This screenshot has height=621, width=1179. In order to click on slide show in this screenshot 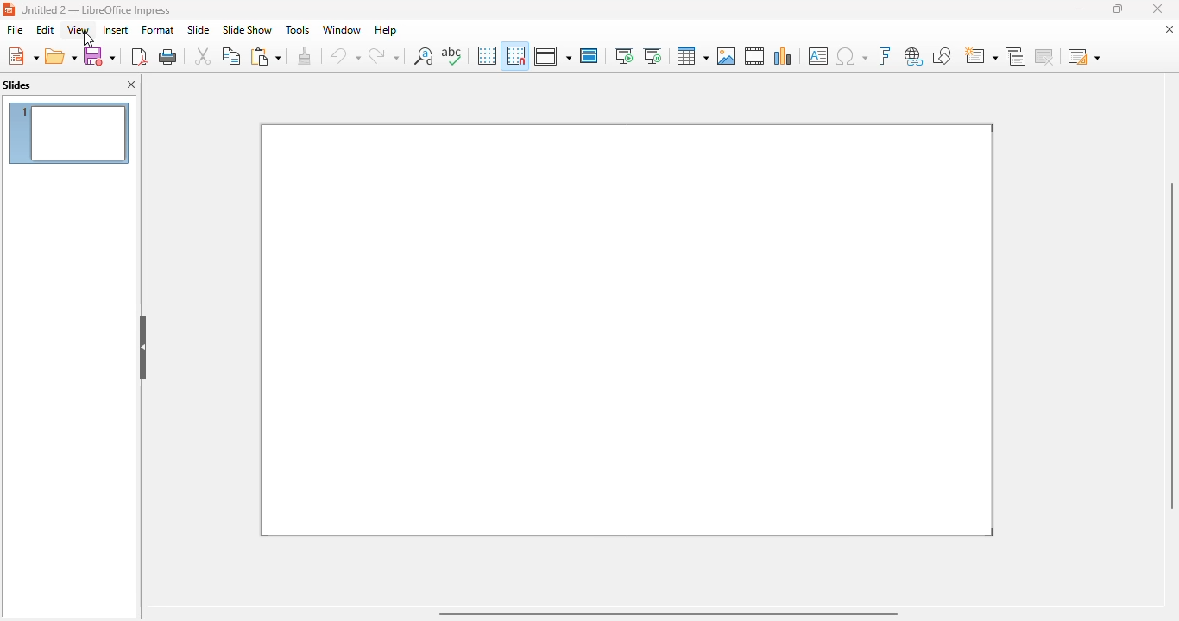, I will do `click(248, 29)`.